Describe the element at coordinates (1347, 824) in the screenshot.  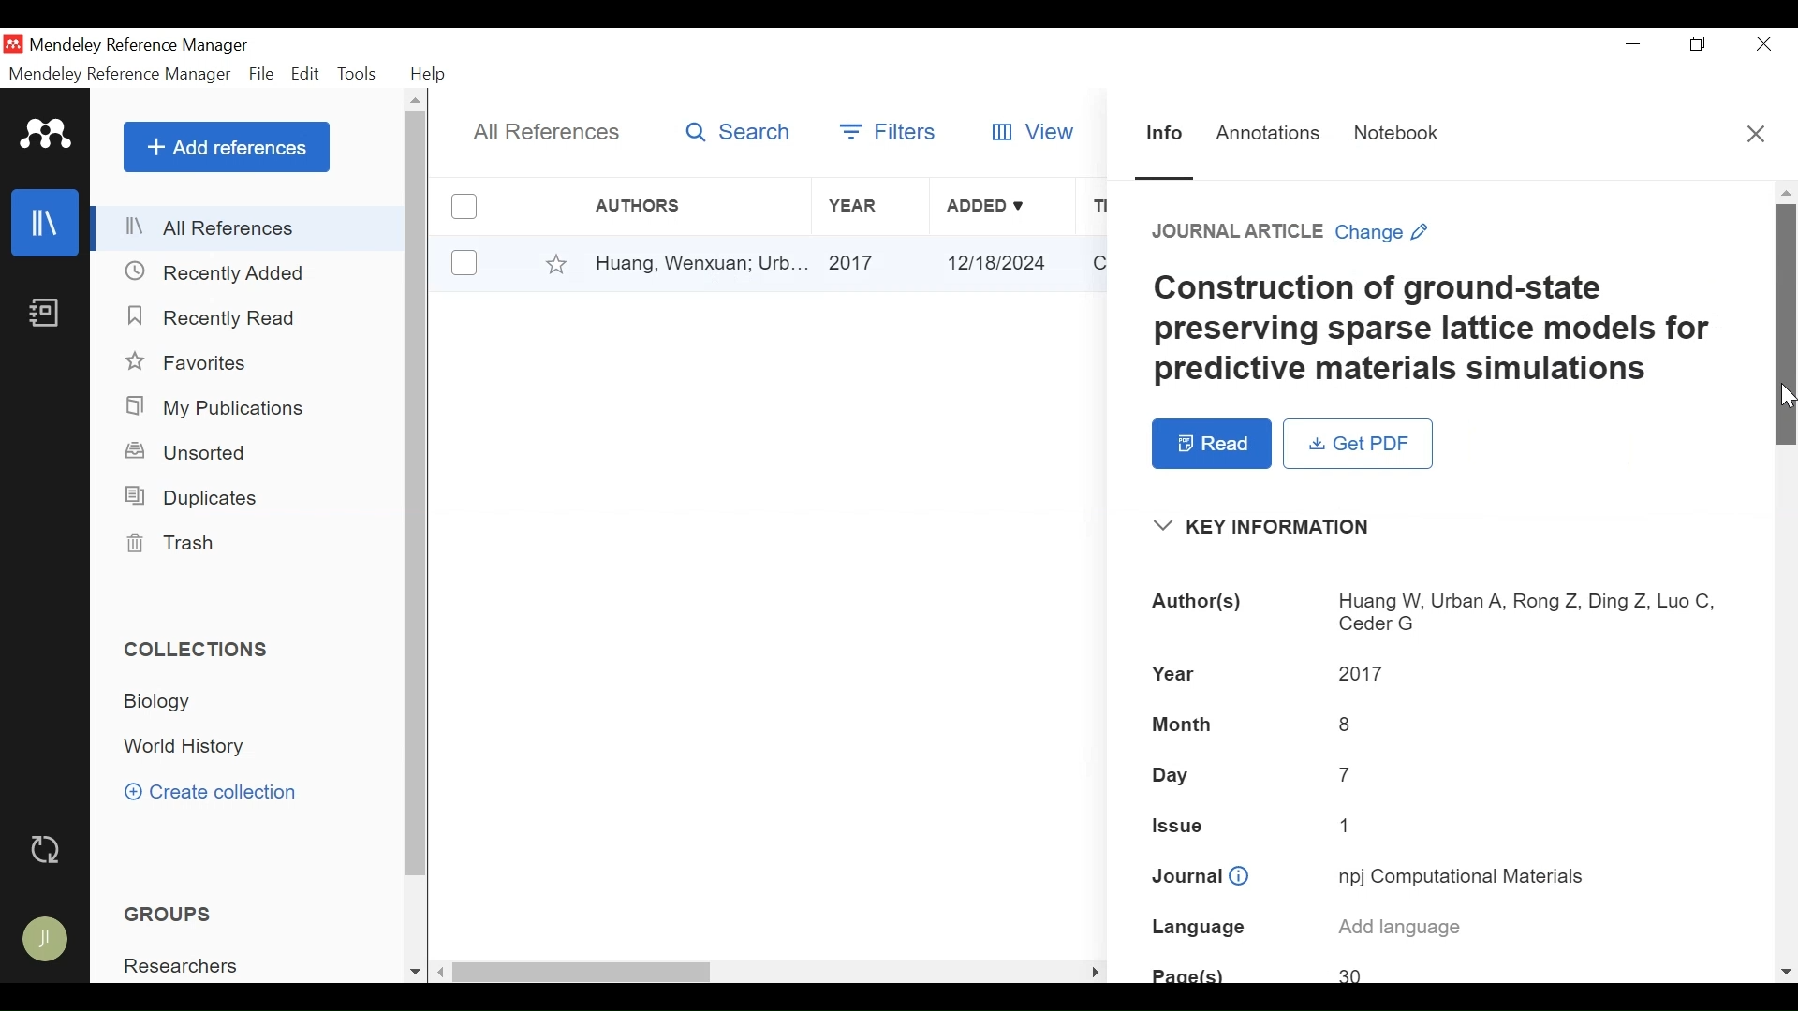
I see `1` at that location.